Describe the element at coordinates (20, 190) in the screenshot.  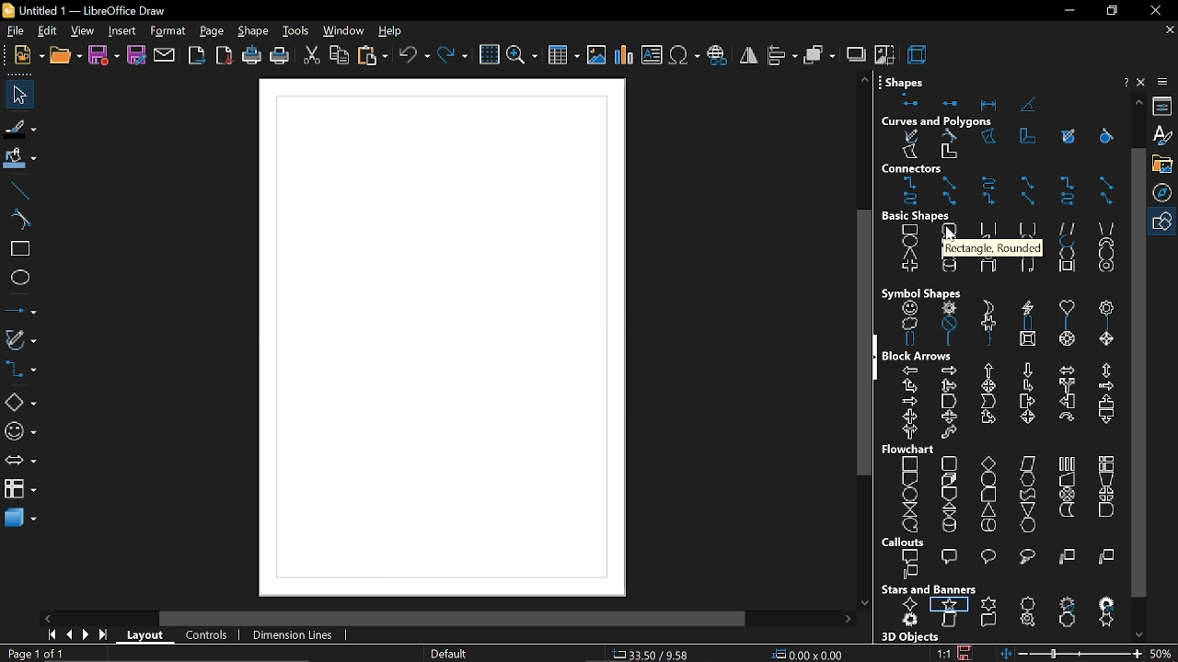
I see `line` at that location.